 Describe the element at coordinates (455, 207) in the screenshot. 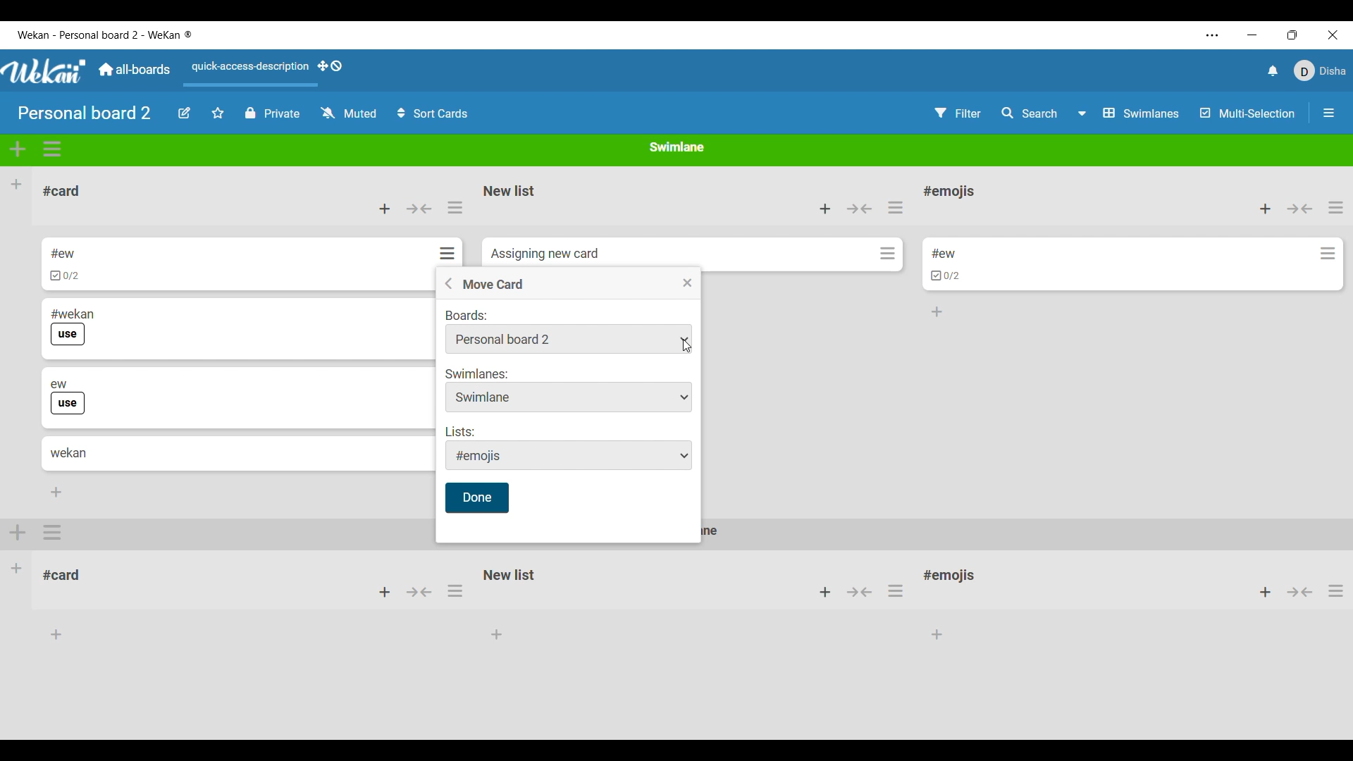

I see `List actions` at that location.